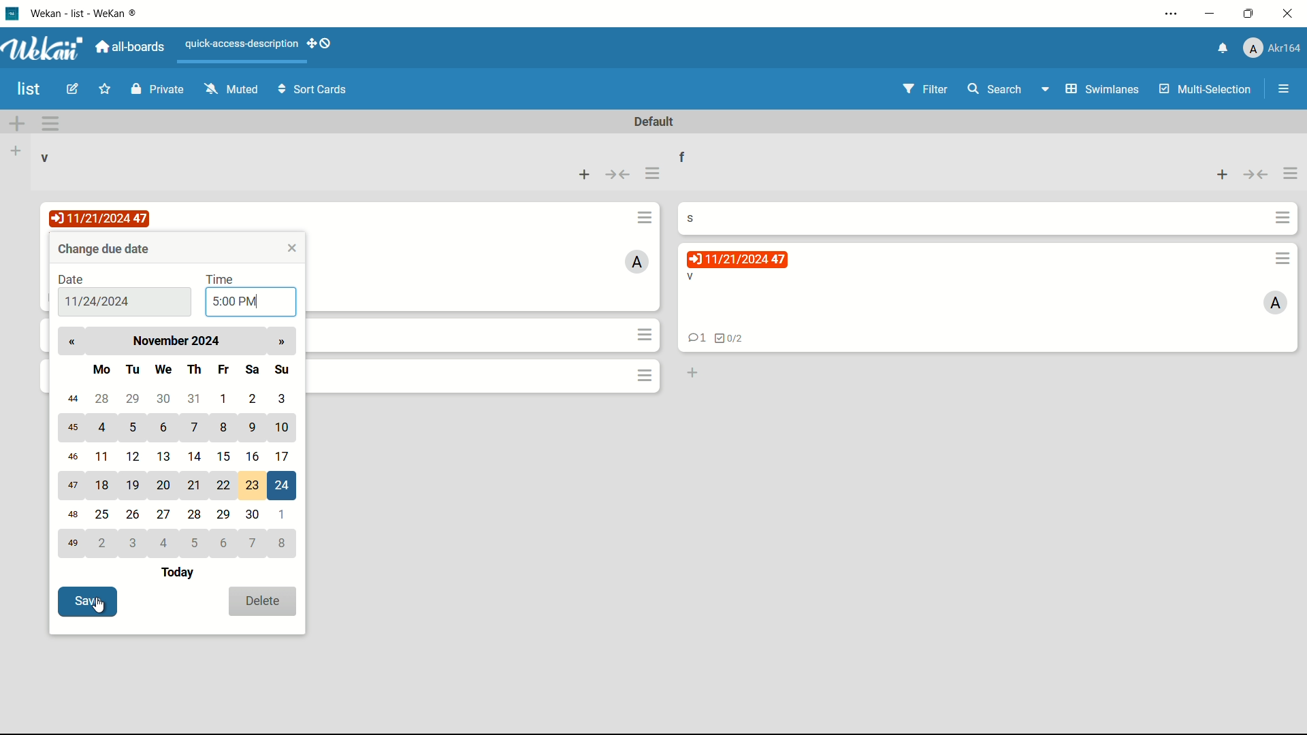 This screenshot has width=1307, height=735. Describe the element at coordinates (103, 91) in the screenshot. I see `add star to this board` at that location.